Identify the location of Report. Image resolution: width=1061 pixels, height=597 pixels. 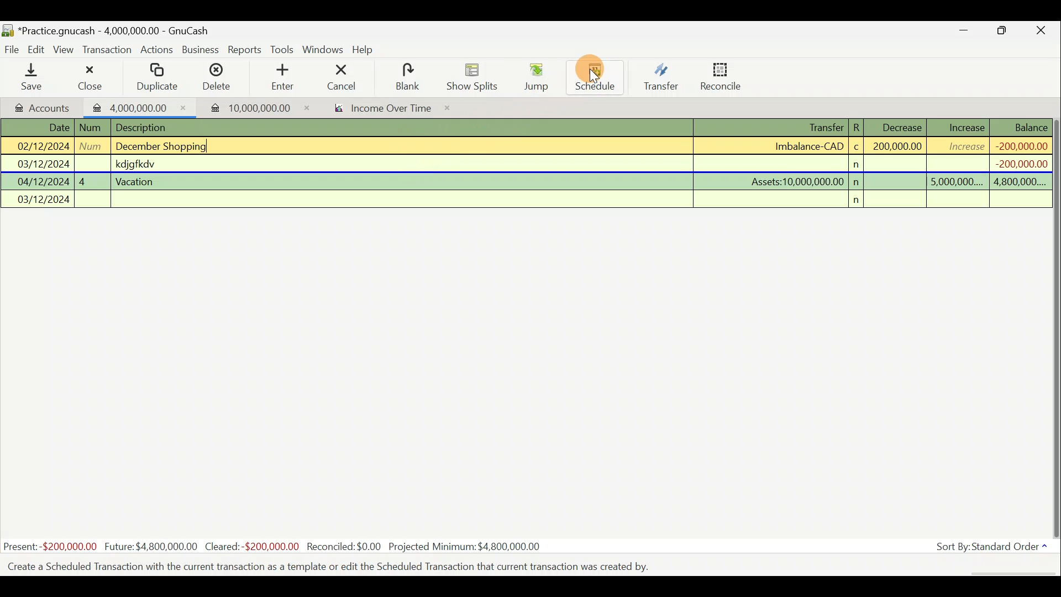
(379, 109).